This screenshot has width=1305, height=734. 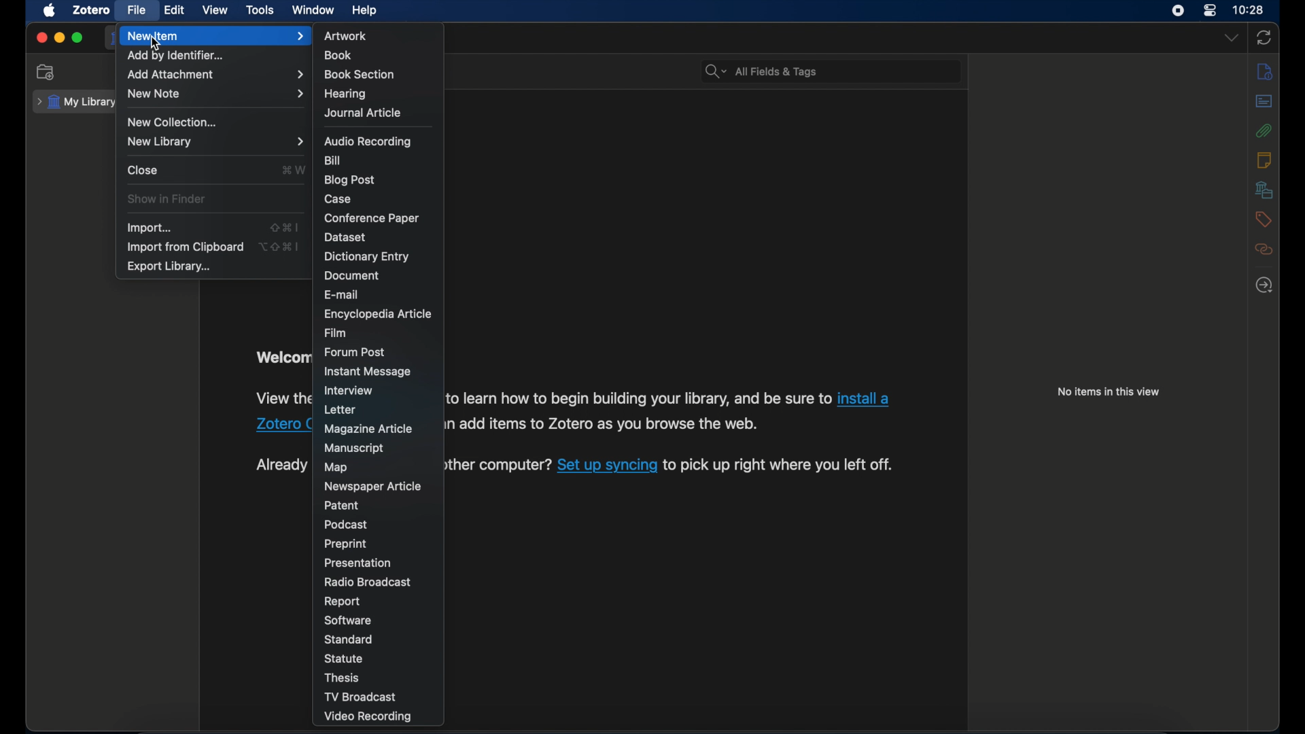 What do you see at coordinates (639, 400) in the screenshot?
I see `link` at bounding box center [639, 400].